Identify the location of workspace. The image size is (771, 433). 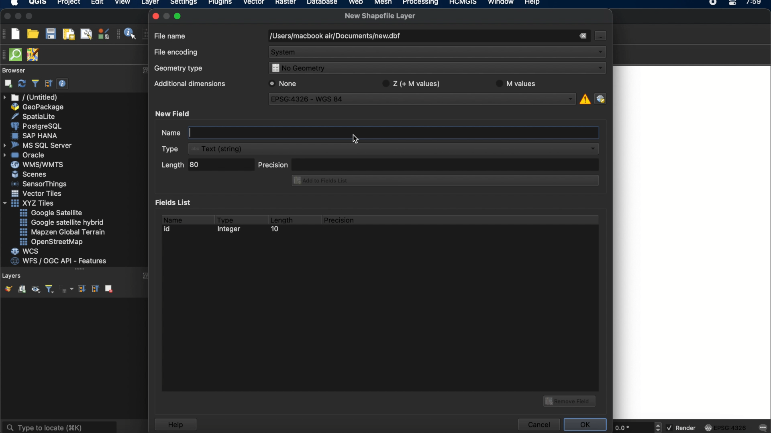
(692, 243).